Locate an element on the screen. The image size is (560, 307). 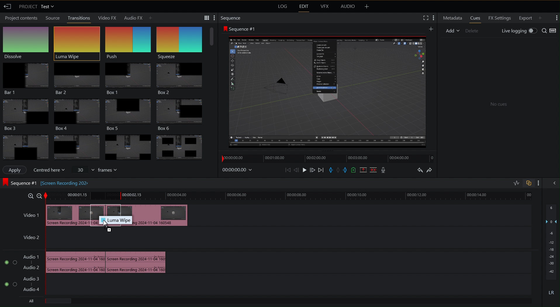
Push is located at coordinates (128, 40).